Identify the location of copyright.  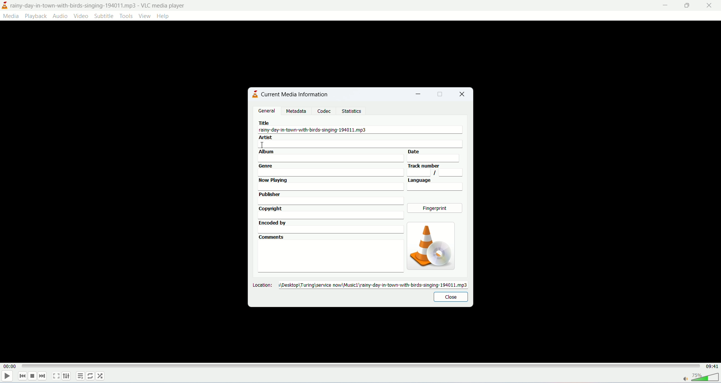
(331, 212).